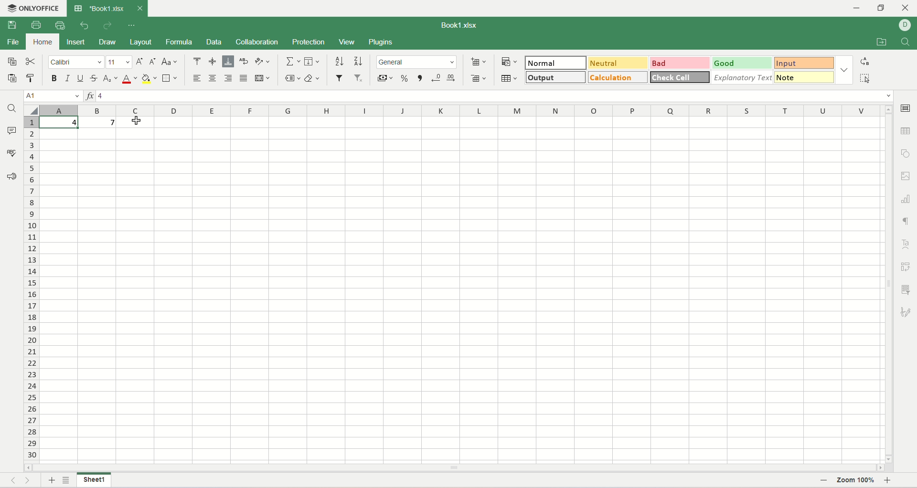  Describe the element at coordinates (199, 78) in the screenshot. I see `align left` at that location.